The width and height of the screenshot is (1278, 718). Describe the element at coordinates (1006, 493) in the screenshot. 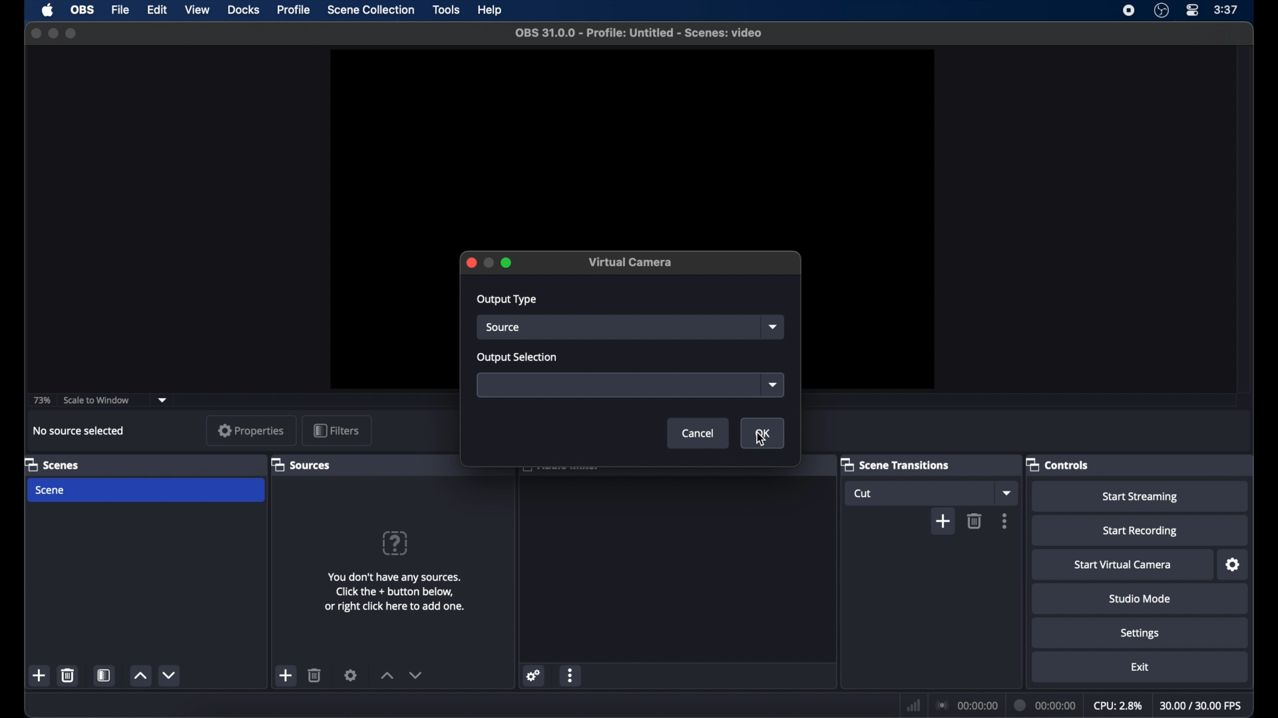

I see `dropdown` at that location.